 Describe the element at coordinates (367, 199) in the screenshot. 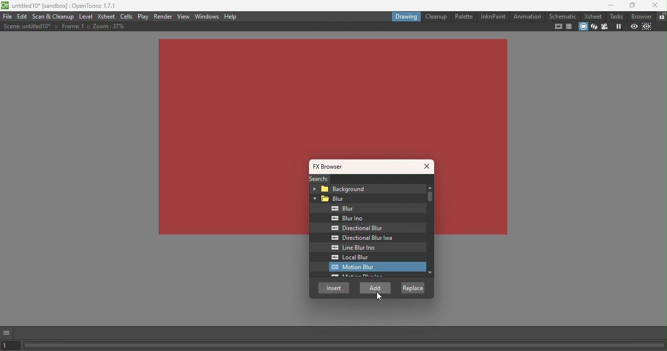

I see `Blur` at that location.